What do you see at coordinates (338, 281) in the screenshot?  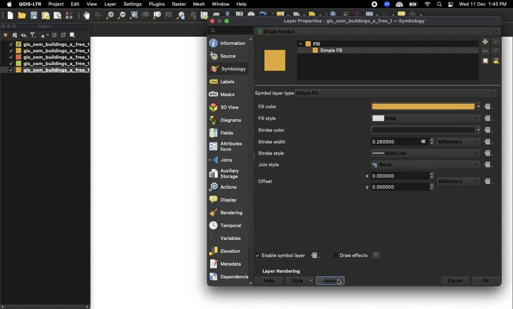 I see `Cursor` at bounding box center [338, 281].